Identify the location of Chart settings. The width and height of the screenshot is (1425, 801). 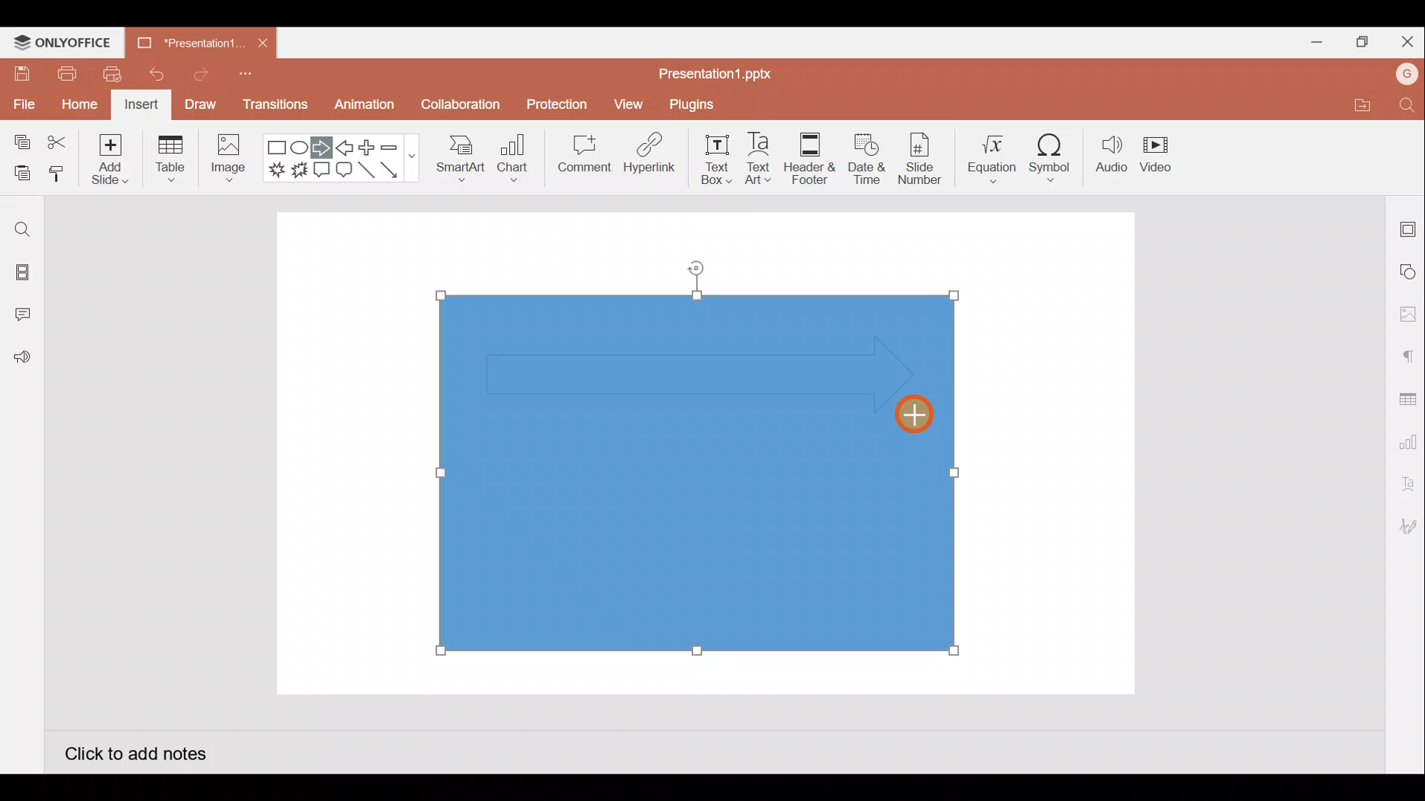
(1406, 439).